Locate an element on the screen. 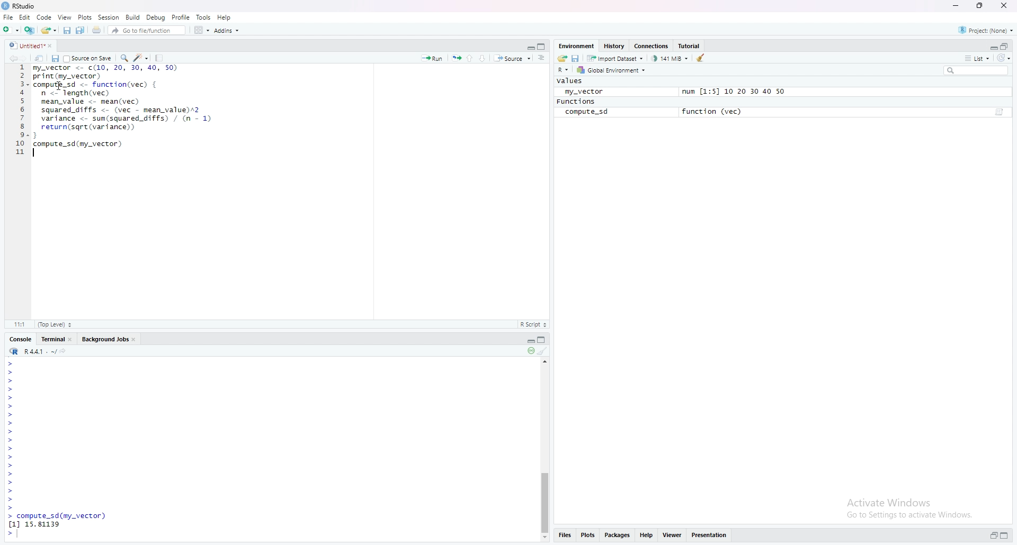 The image size is (1017, 545). Refresh the list of the objects in the environment is located at coordinates (1005, 58).